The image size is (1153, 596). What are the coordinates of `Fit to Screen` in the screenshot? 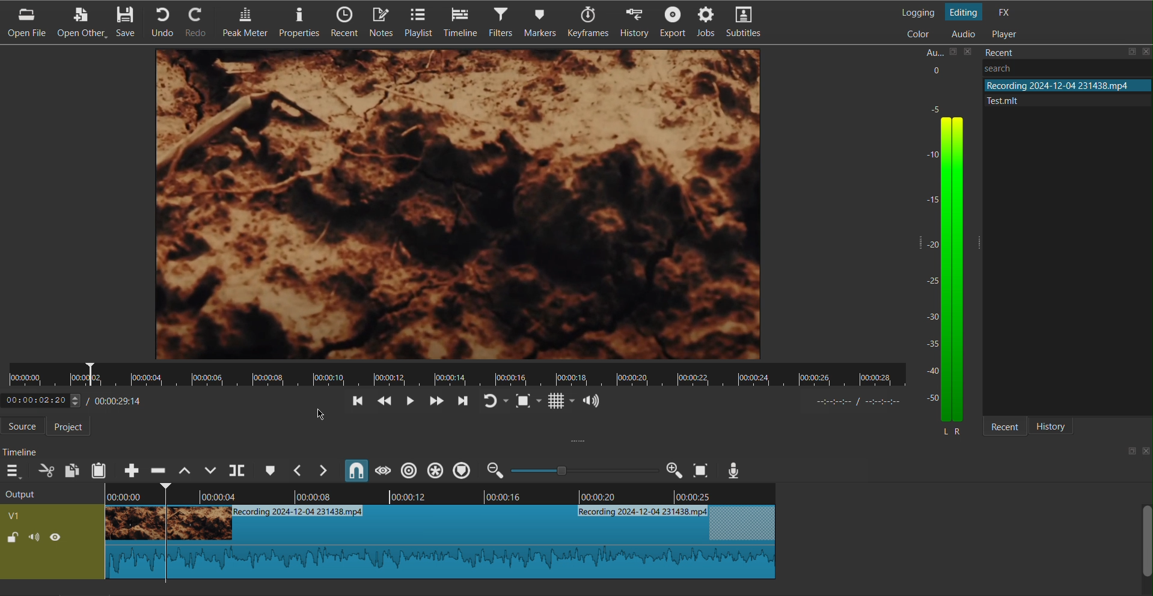 It's located at (527, 401).